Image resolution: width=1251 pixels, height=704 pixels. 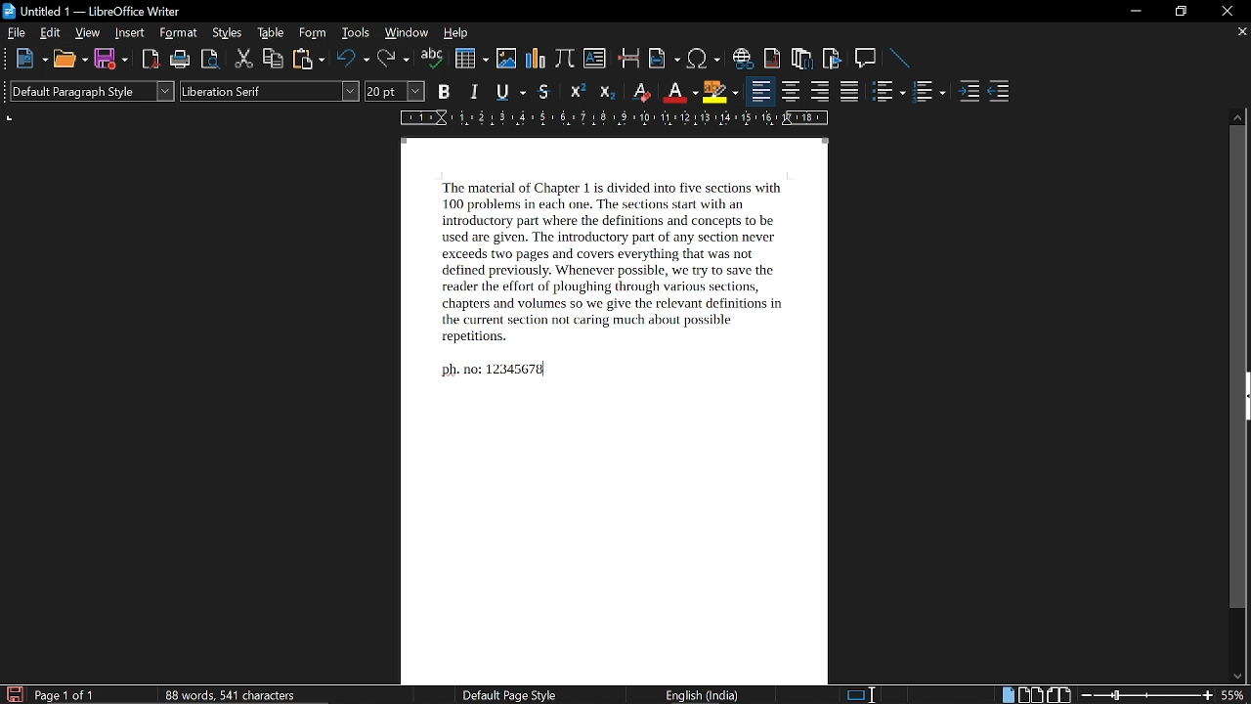 I want to click on 88 words, 541 characters, so click(x=230, y=694).